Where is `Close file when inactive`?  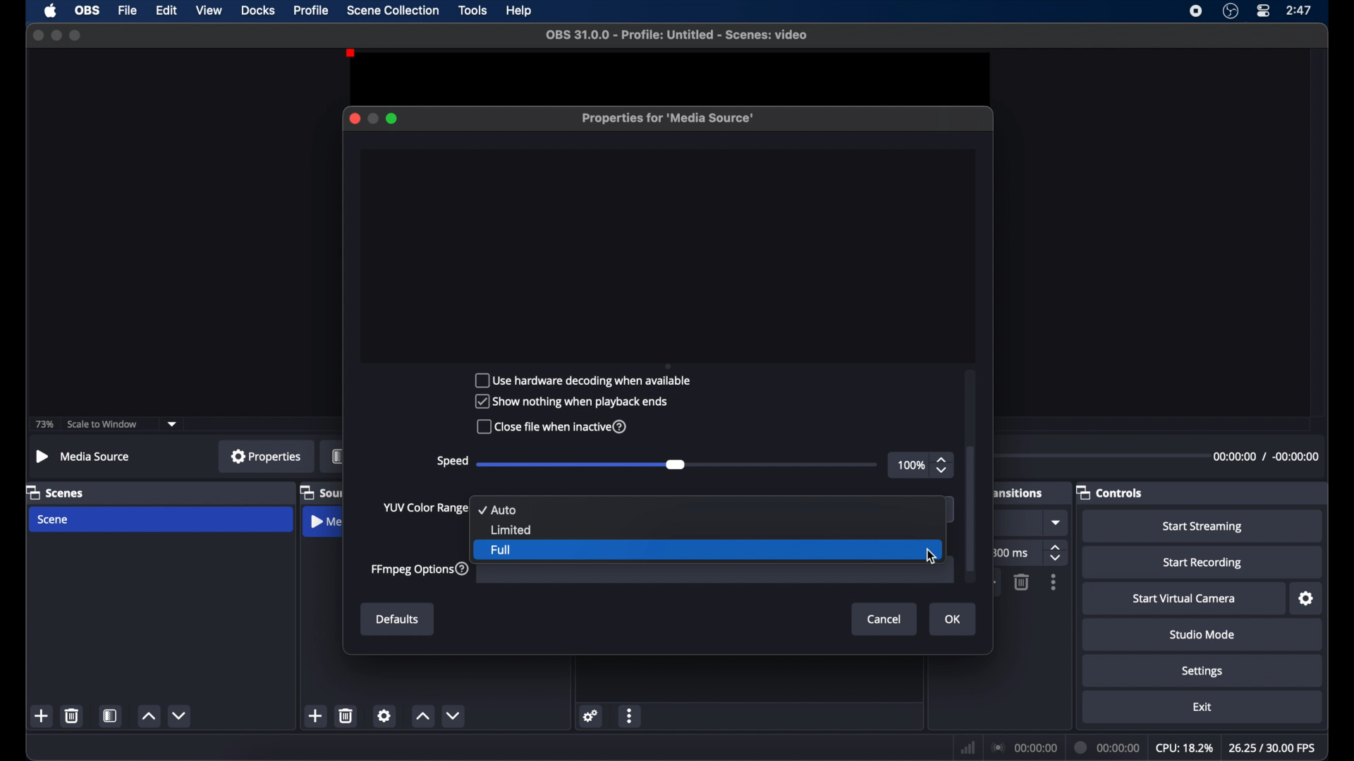 Close file when inactive is located at coordinates (559, 427).